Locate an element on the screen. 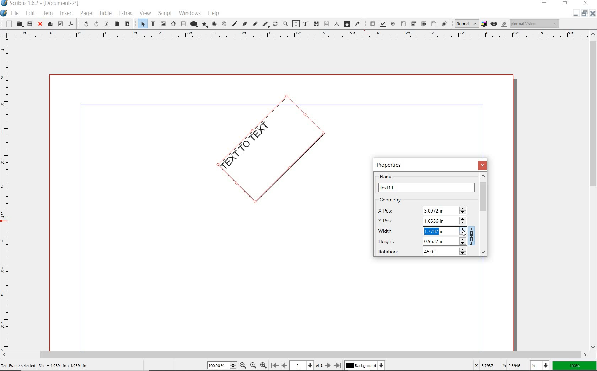 The width and height of the screenshot is (597, 371). text frame is located at coordinates (153, 24).